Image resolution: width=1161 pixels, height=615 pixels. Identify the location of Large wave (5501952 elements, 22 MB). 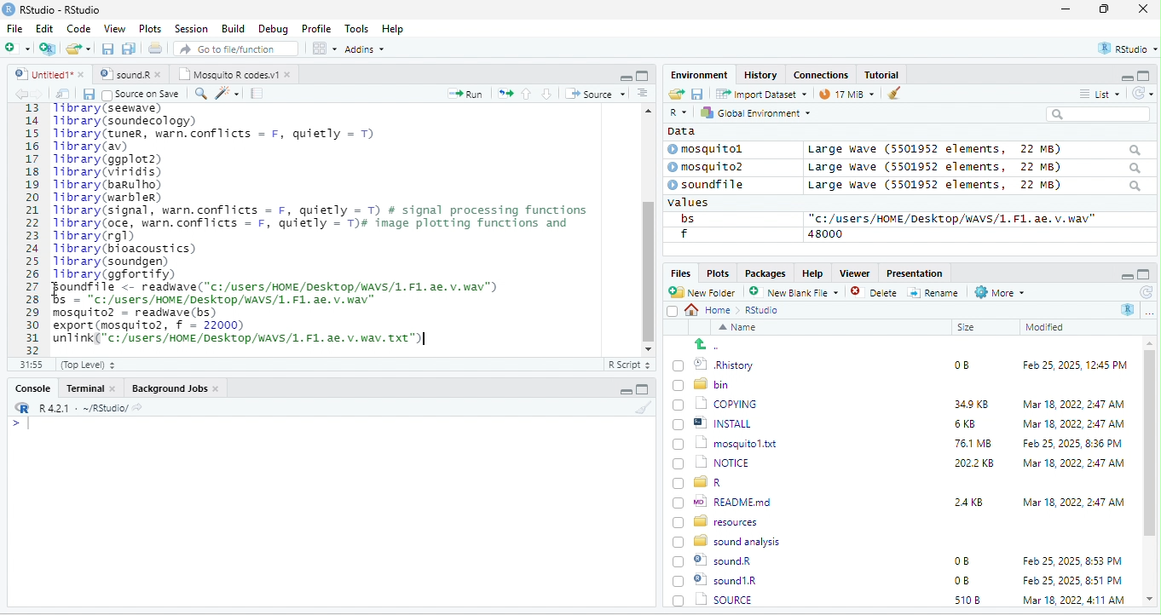
(975, 187).